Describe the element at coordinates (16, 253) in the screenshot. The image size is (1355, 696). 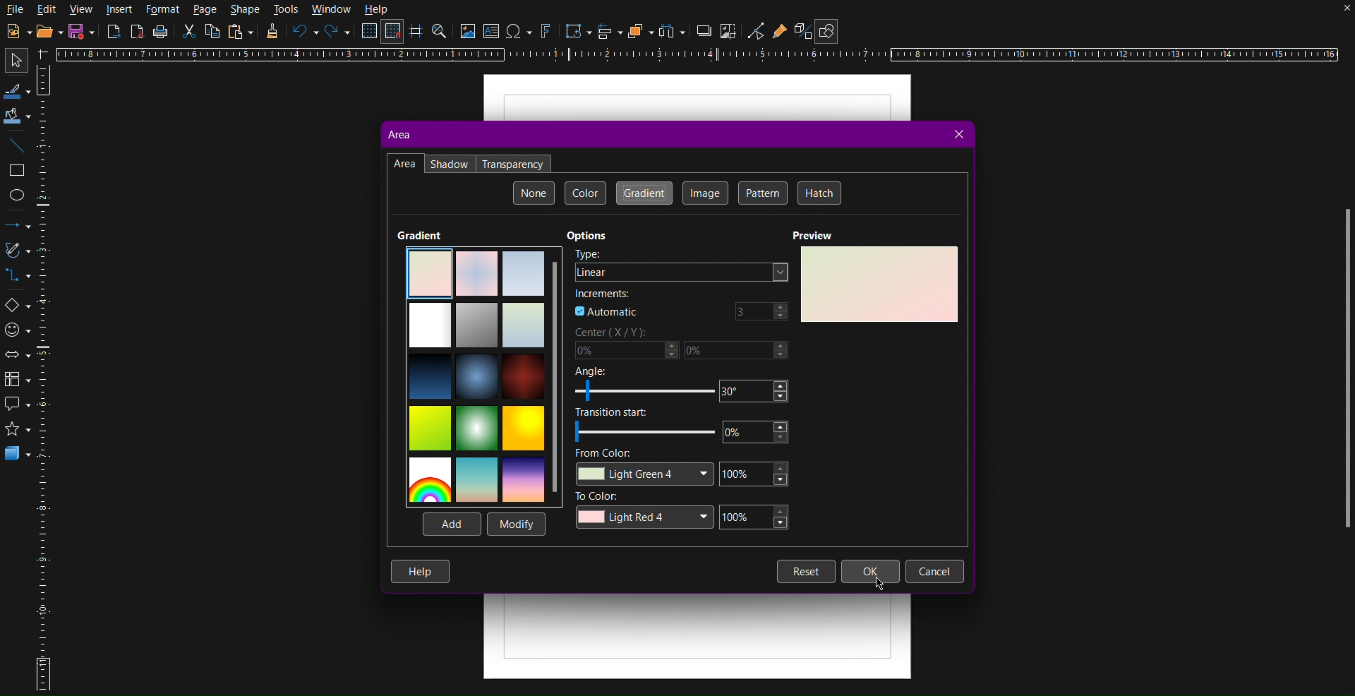
I see `Vectors` at that location.